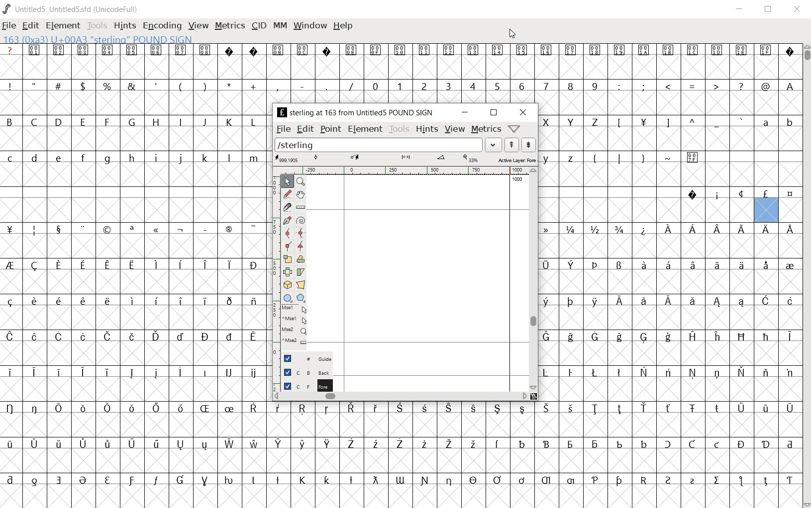 The height and width of the screenshot is (508, 811). What do you see at coordinates (571, 481) in the screenshot?
I see `Symbol` at bounding box center [571, 481].